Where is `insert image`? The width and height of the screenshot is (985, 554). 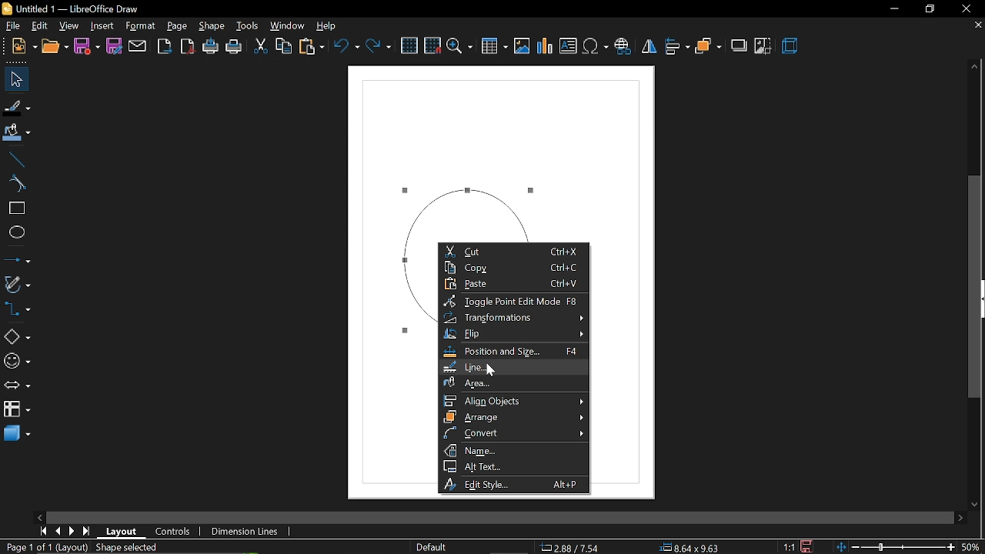
insert image is located at coordinates (523, 47).